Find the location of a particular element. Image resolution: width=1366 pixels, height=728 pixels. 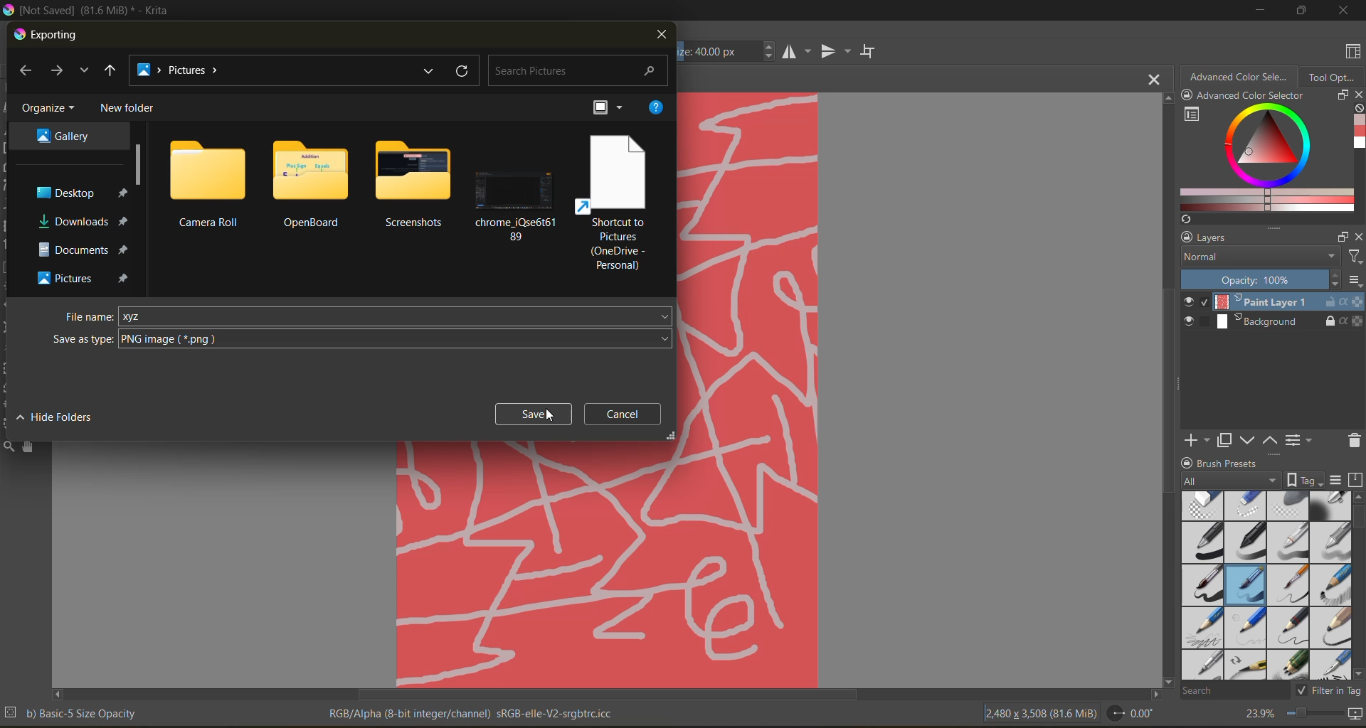

float docker is located at coordinates (1343, 237).